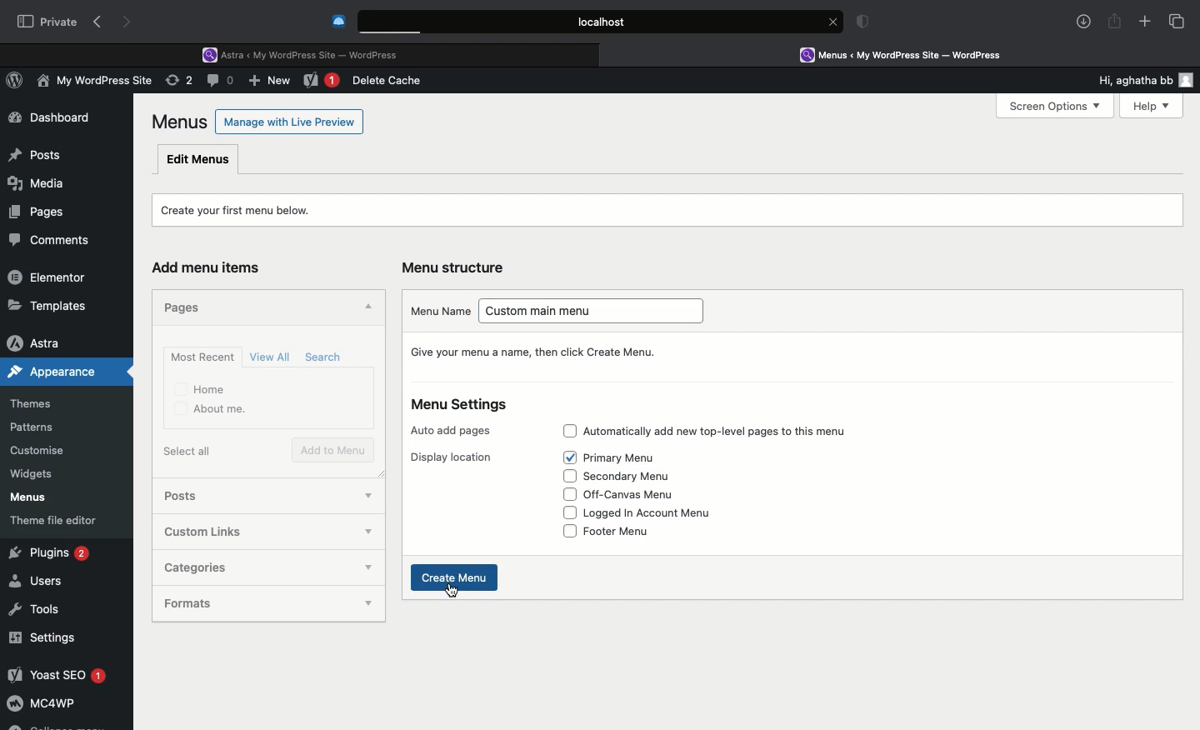 Image resolution: width=1200 pixels, height=730 pixels. Describe the element at coordinates (129, 22) in the screenshot. I see `Forward` at that location.